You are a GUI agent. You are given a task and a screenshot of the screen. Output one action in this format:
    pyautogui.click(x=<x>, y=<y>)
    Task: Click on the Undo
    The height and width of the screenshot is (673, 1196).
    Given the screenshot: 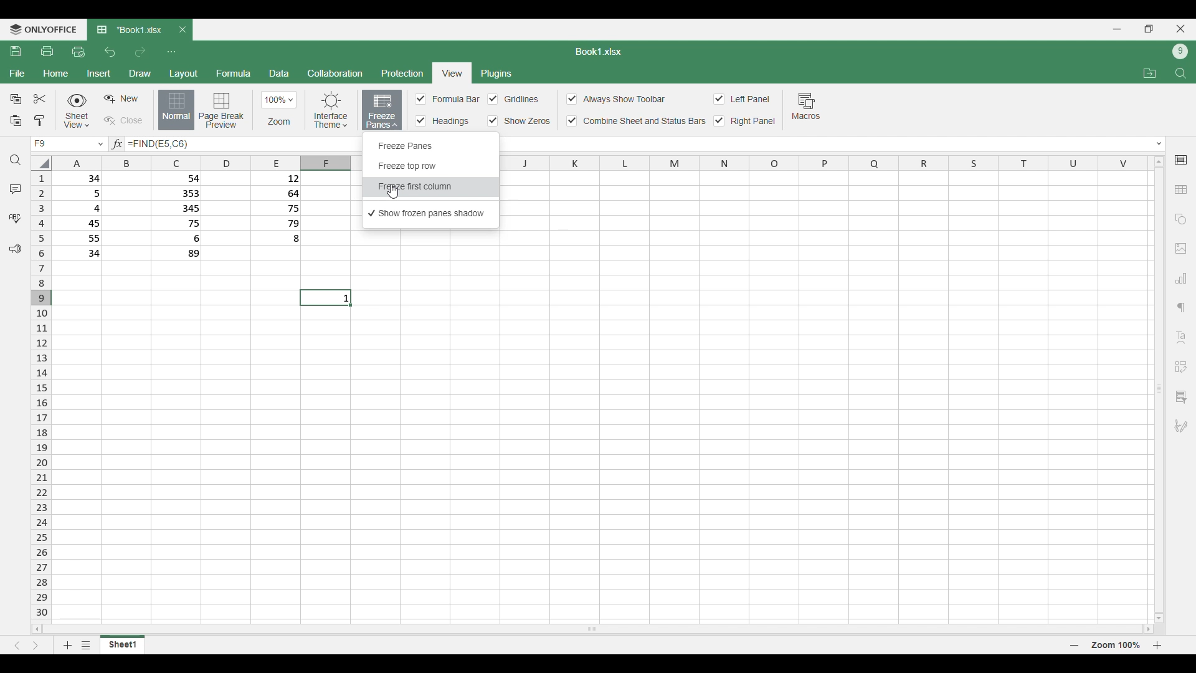 What is the action you would take?
    pyautogui.click(x=111, y=52)
    